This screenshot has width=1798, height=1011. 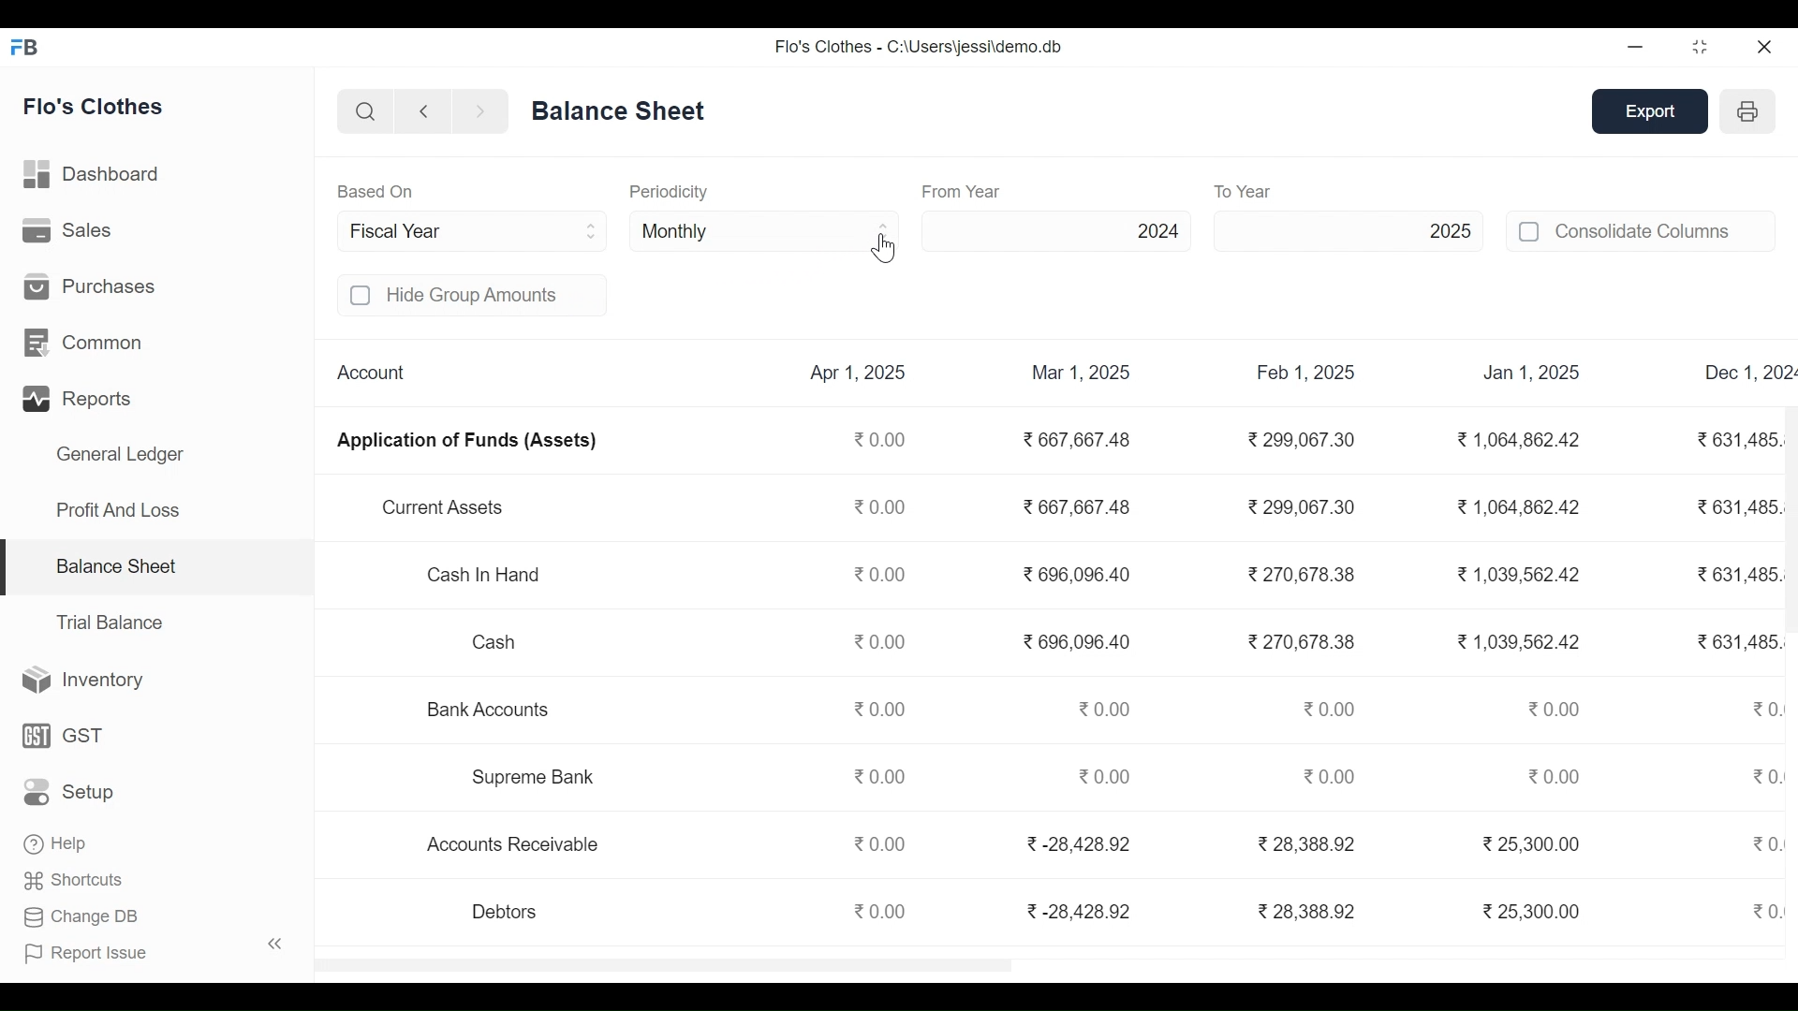 I want to click on fiscal year, so click(x=476, y=230).